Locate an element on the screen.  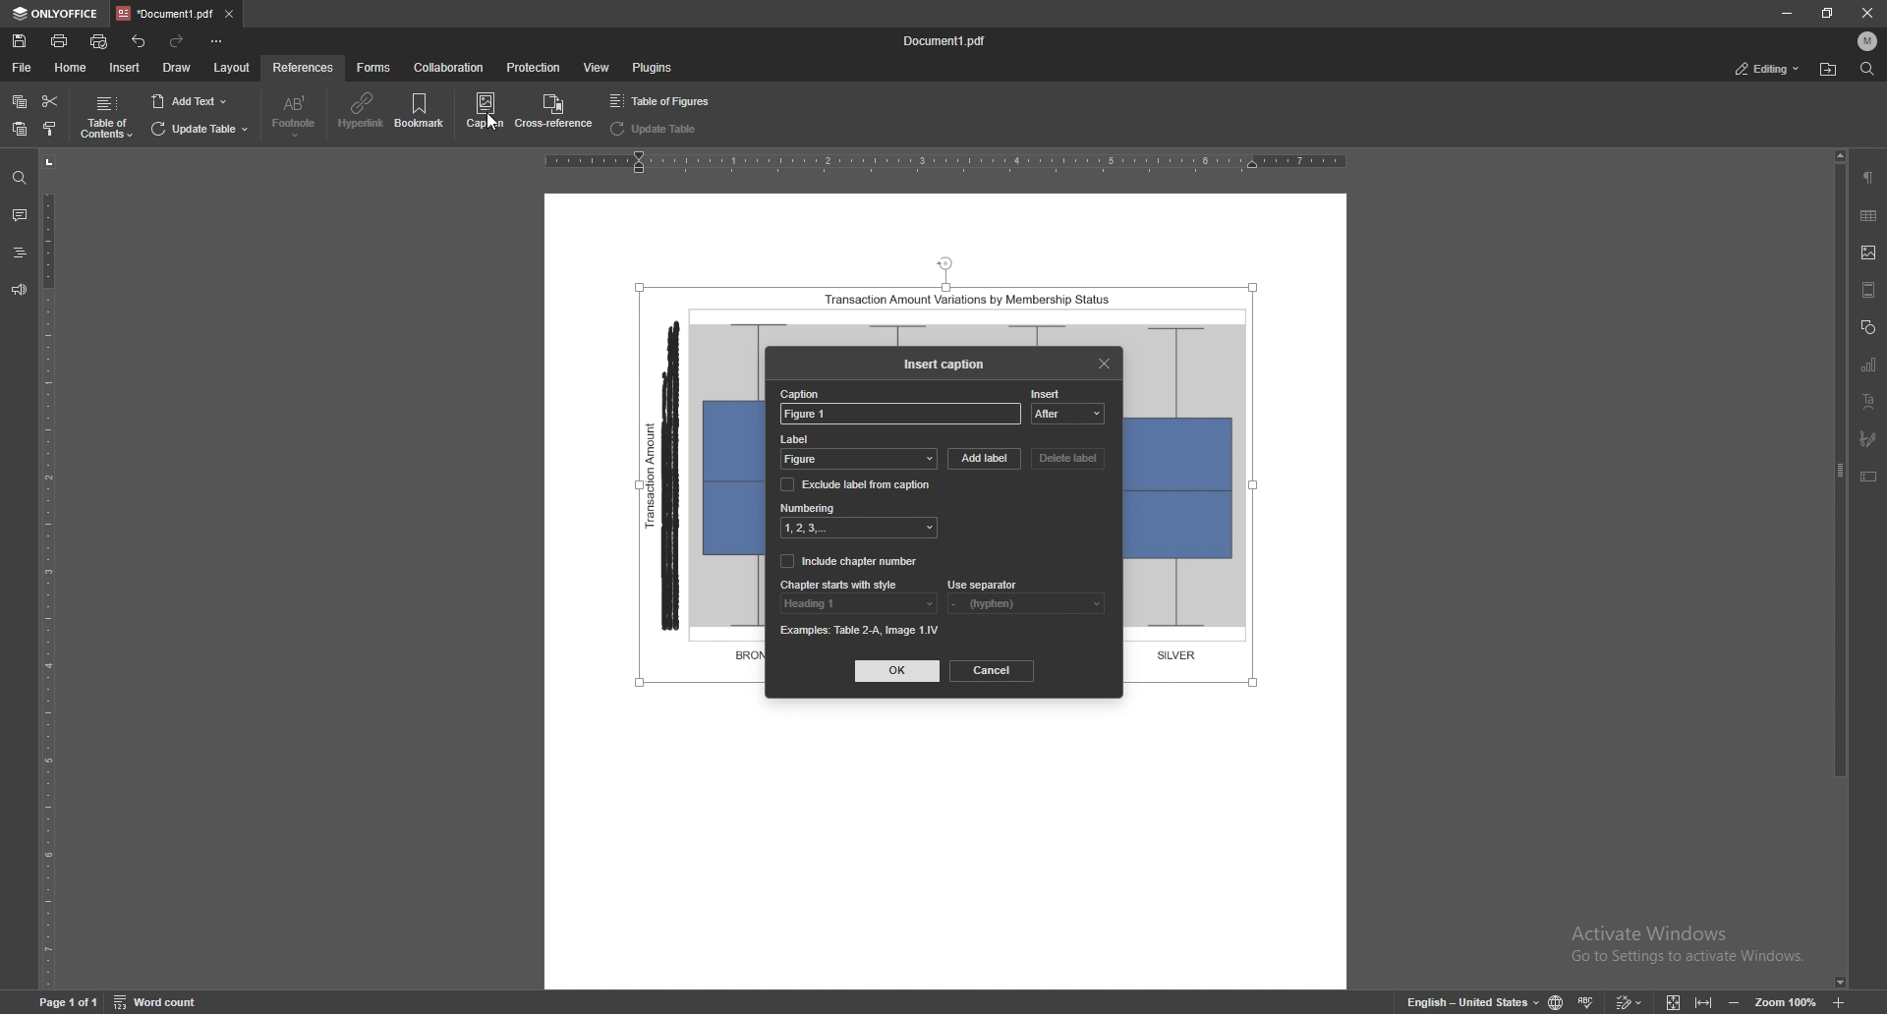
scroll bar is located at coordinates (1837, 569).